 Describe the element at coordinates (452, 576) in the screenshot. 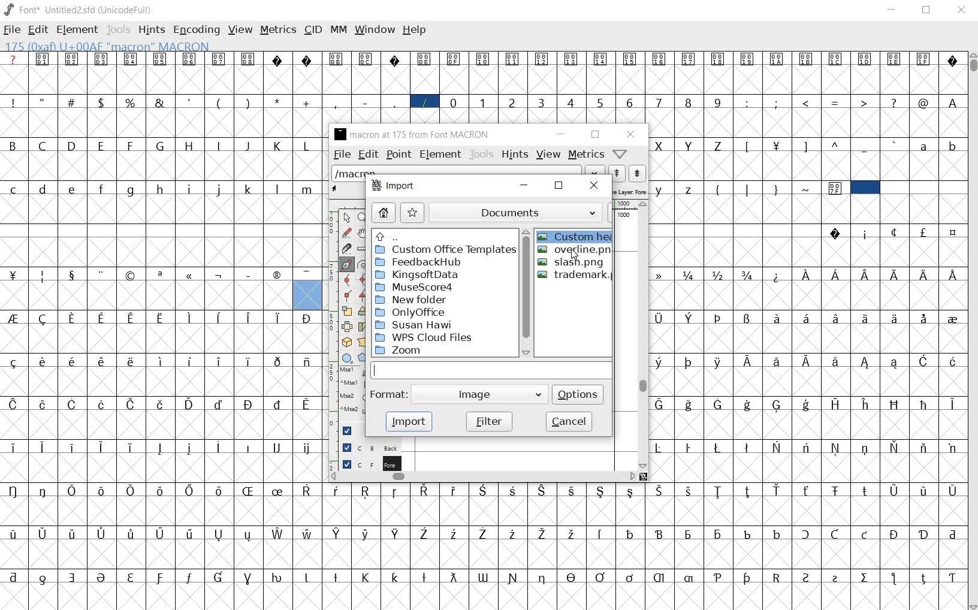

I see `Symbol` at that location.